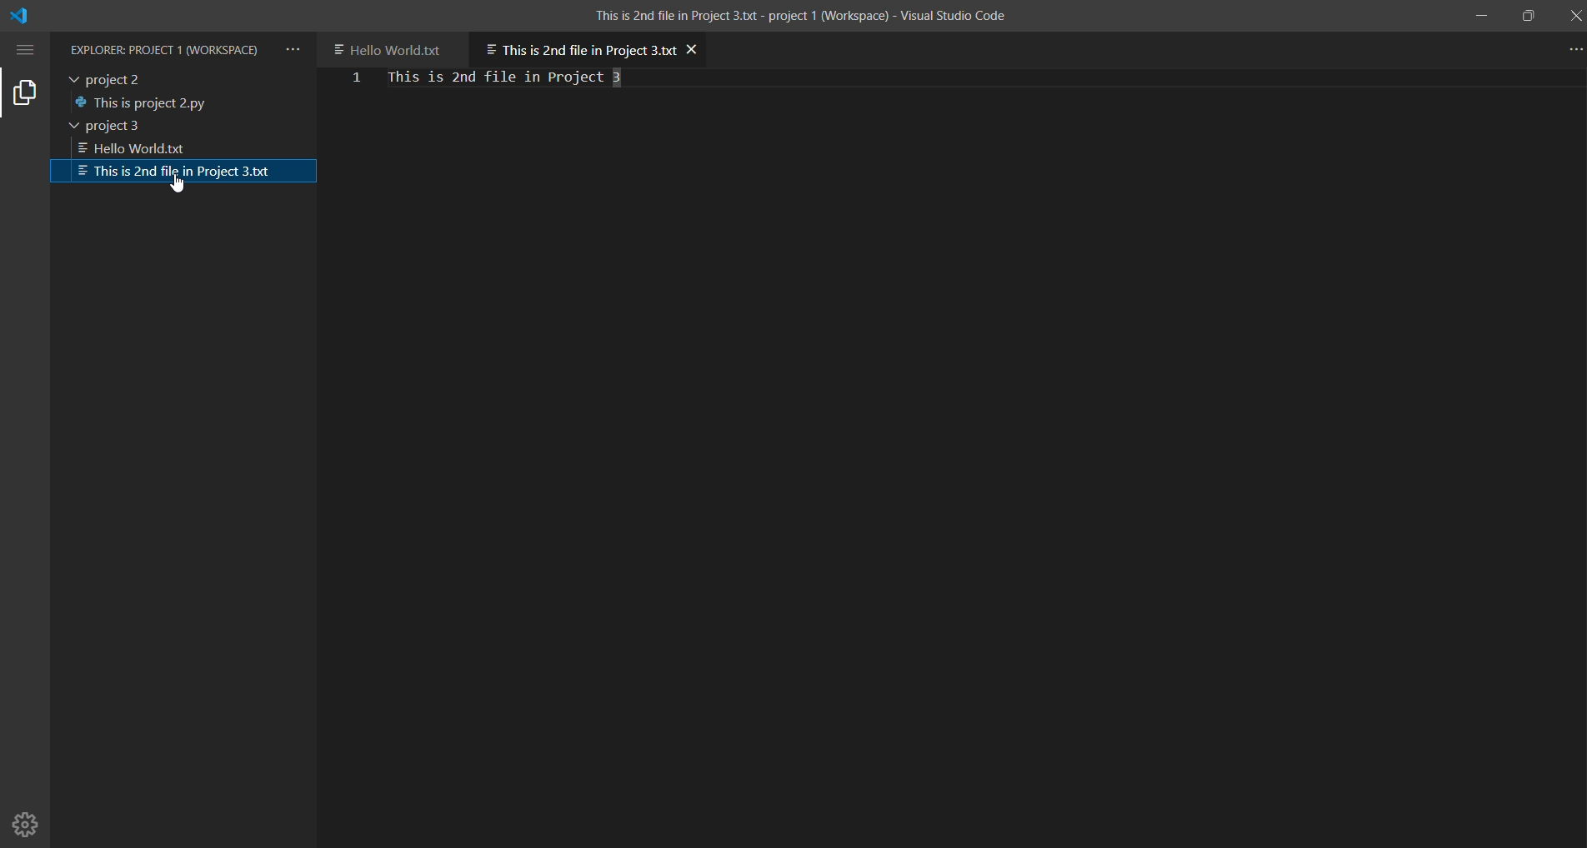 The image size is (1587, 848). Describe the element at coordinates (181, 79) in the screenshot. I see `project 2` at that location.